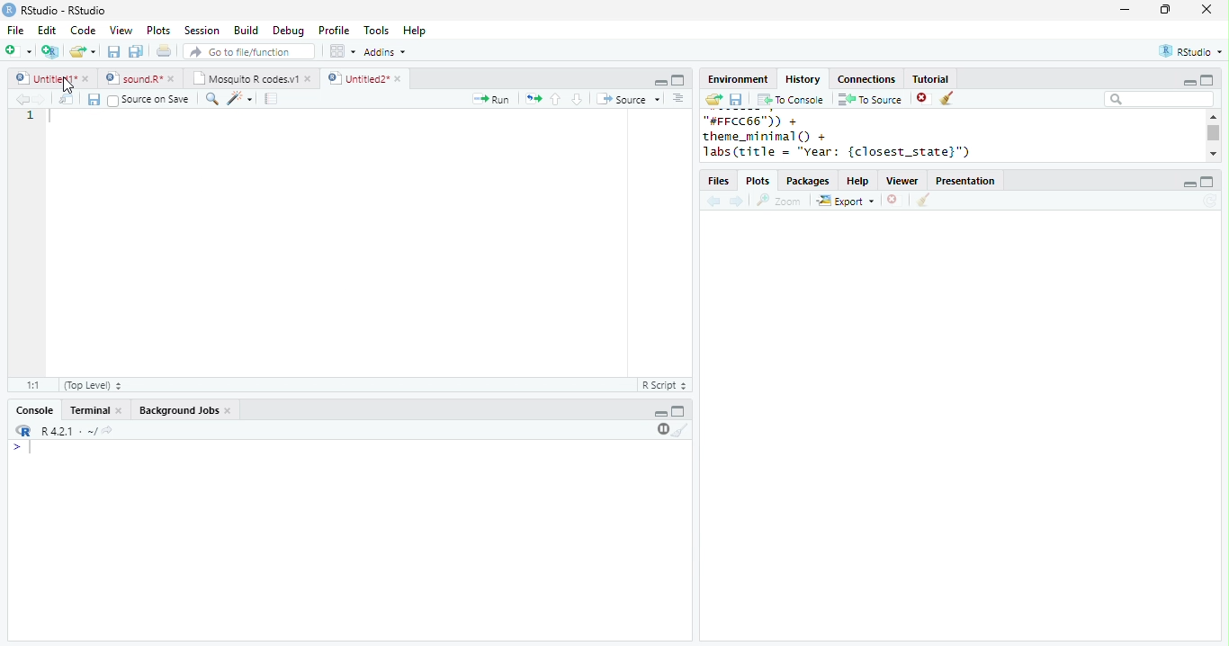 The image size is (1229, 646). Describe the element at coordinates (660, 81) in the screenshot. I see `minimize` at that location.